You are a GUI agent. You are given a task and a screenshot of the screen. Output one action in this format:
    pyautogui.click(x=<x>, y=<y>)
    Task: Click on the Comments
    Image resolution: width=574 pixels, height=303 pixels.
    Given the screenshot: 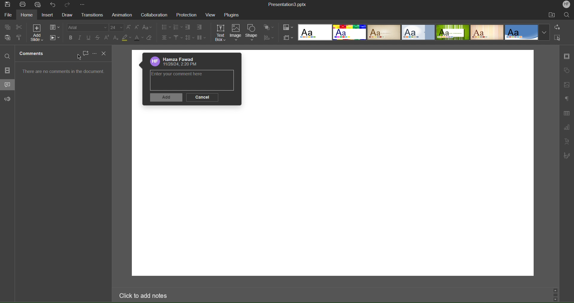 What is the action you would take?
    pyautogui.click(x=8, y=84)
    